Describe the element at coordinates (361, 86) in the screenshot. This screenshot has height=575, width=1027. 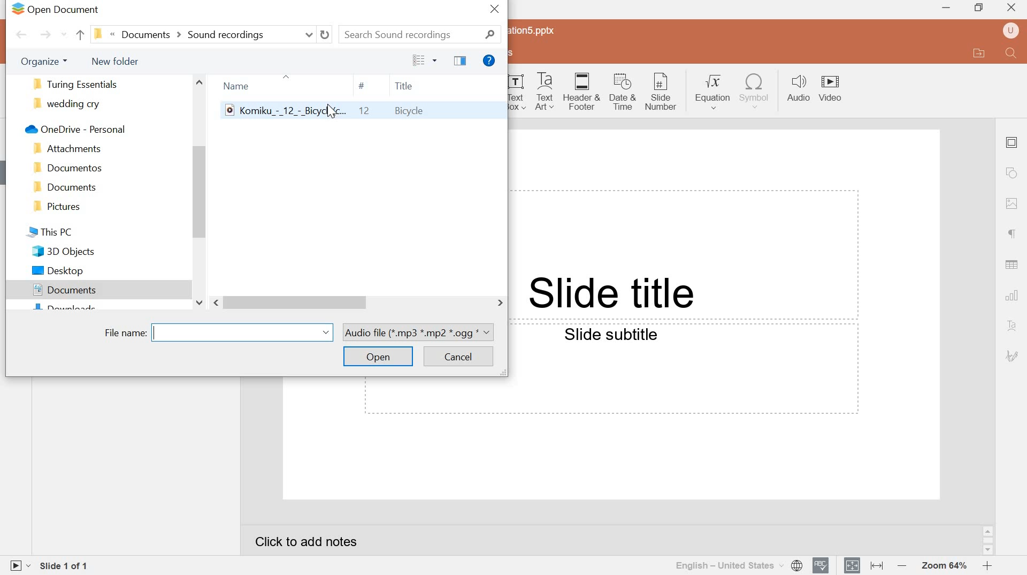
I see `hash` at that location.